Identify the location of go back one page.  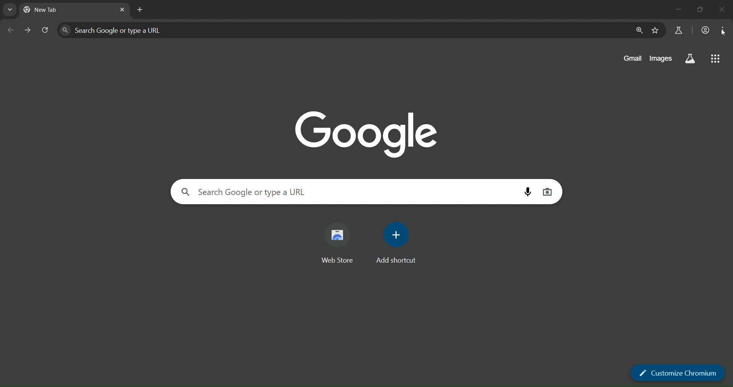
(11, 30).